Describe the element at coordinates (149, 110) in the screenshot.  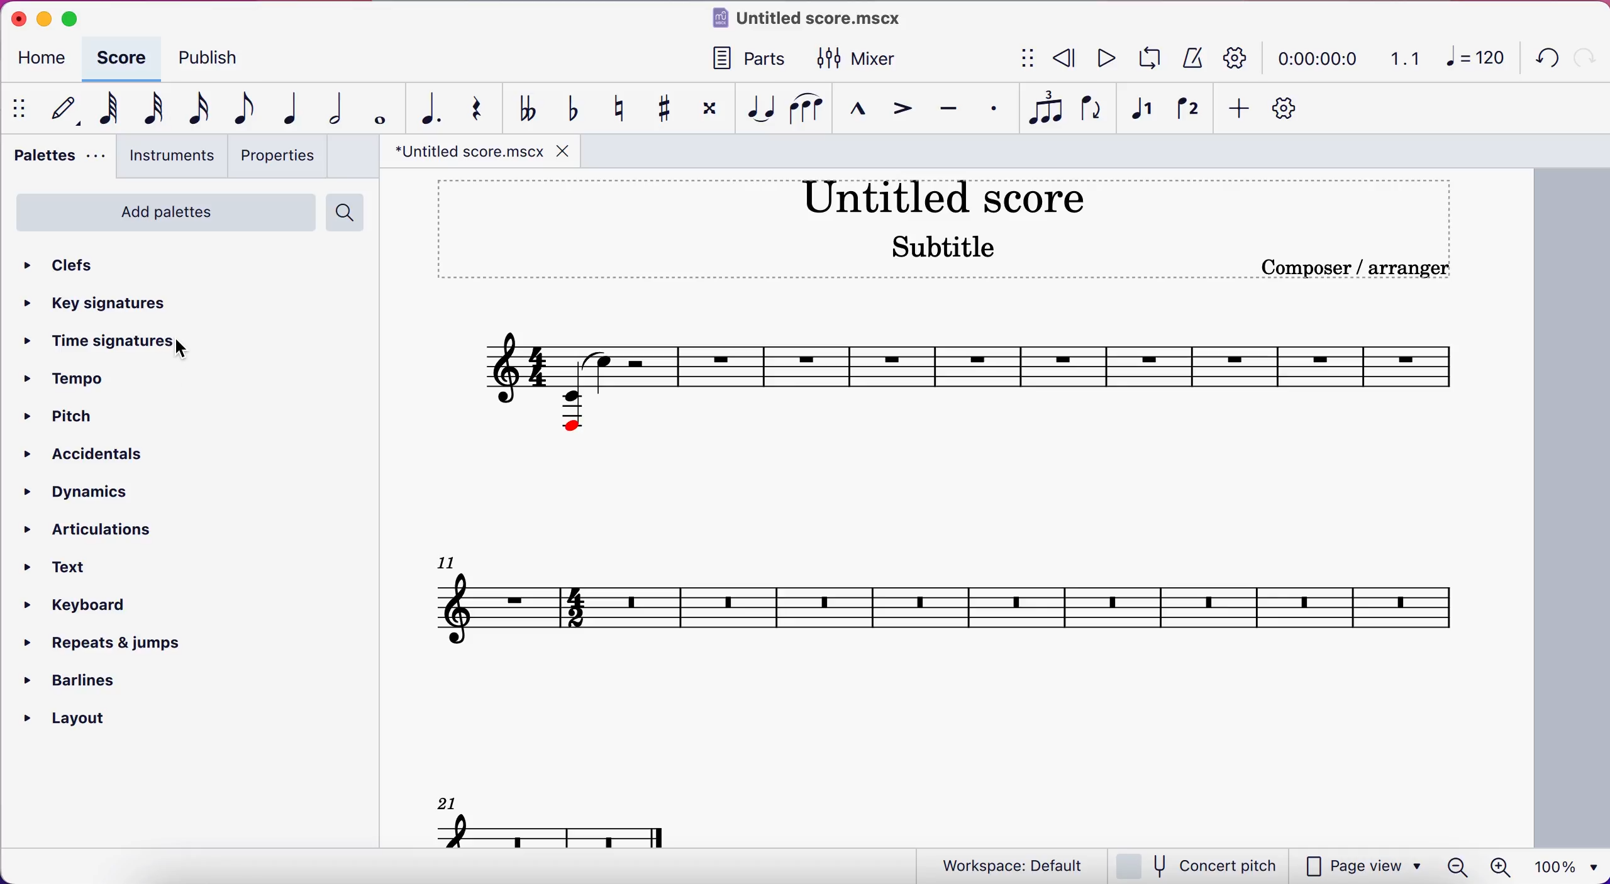
I see `32nd note` at that location.